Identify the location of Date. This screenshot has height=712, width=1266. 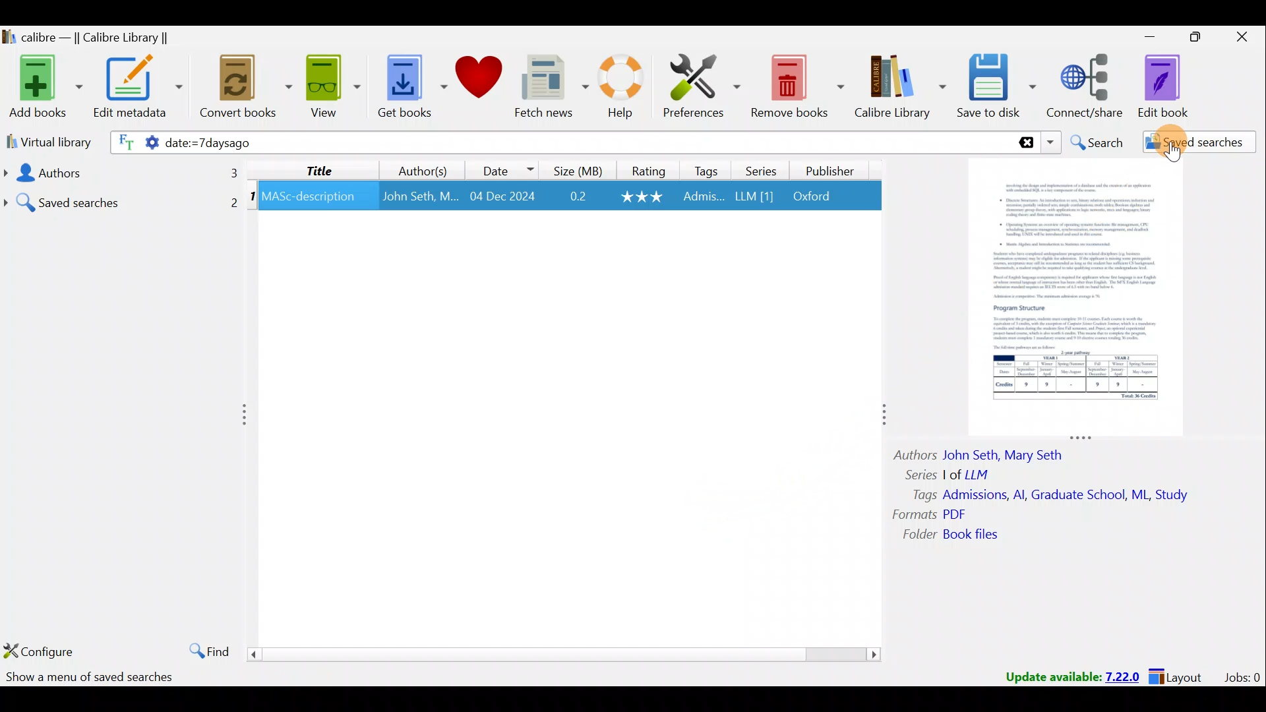
(507, 168).